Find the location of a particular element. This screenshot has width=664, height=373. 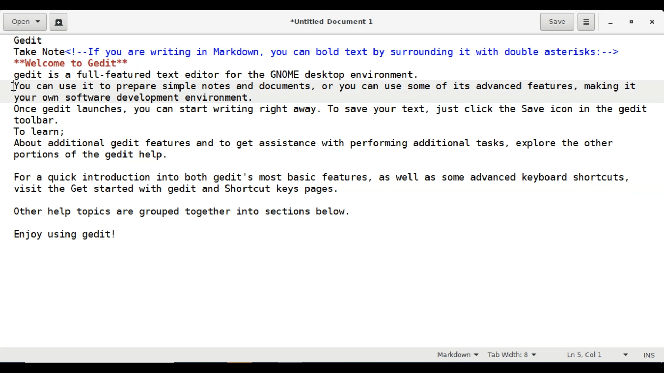

restore is located at coordinates (630, 22).